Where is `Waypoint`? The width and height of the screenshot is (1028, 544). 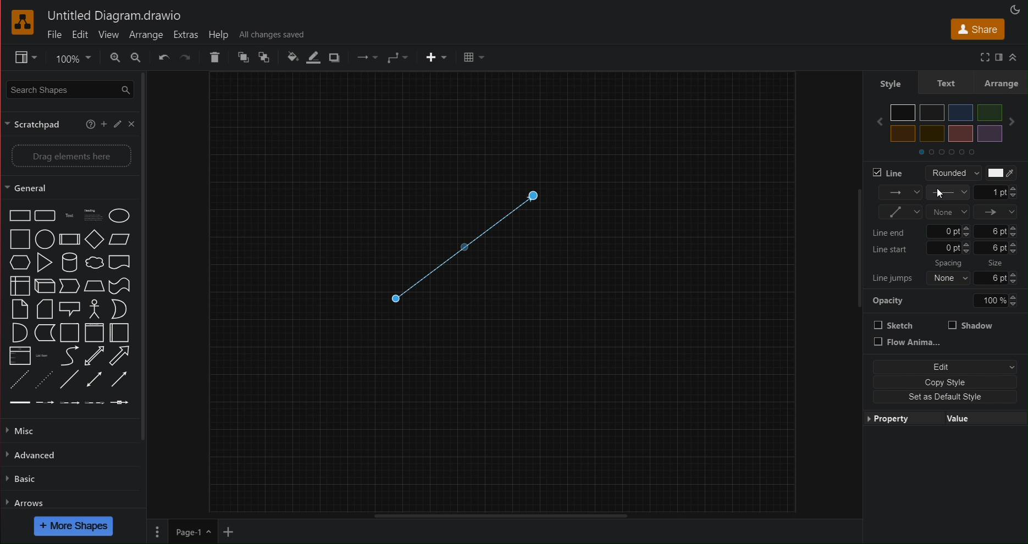 Waypoint is located at coordinates (366, 58).